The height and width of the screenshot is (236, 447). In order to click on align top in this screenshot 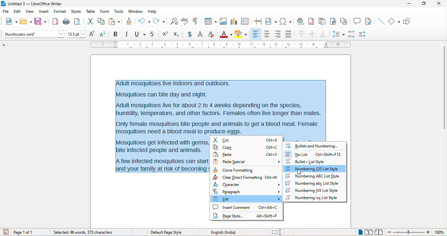, I will do `click(301, 34)`.